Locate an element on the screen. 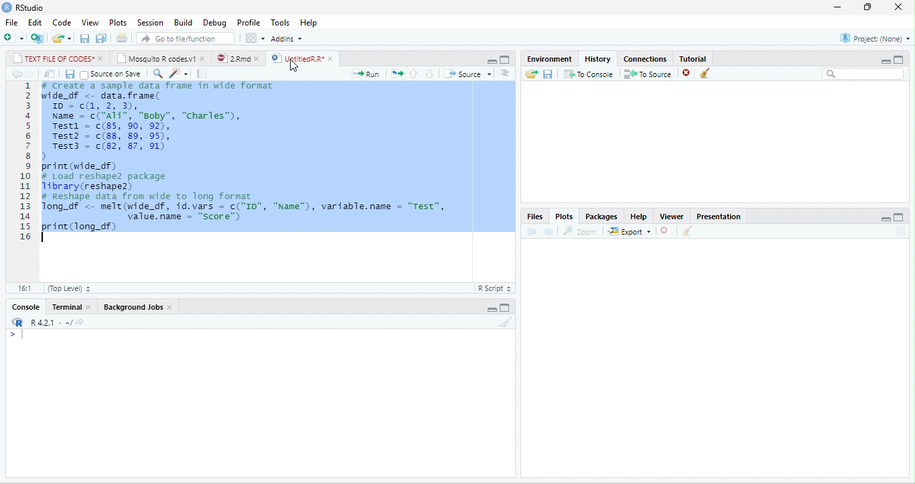  save is located at coordinates (549, 73).